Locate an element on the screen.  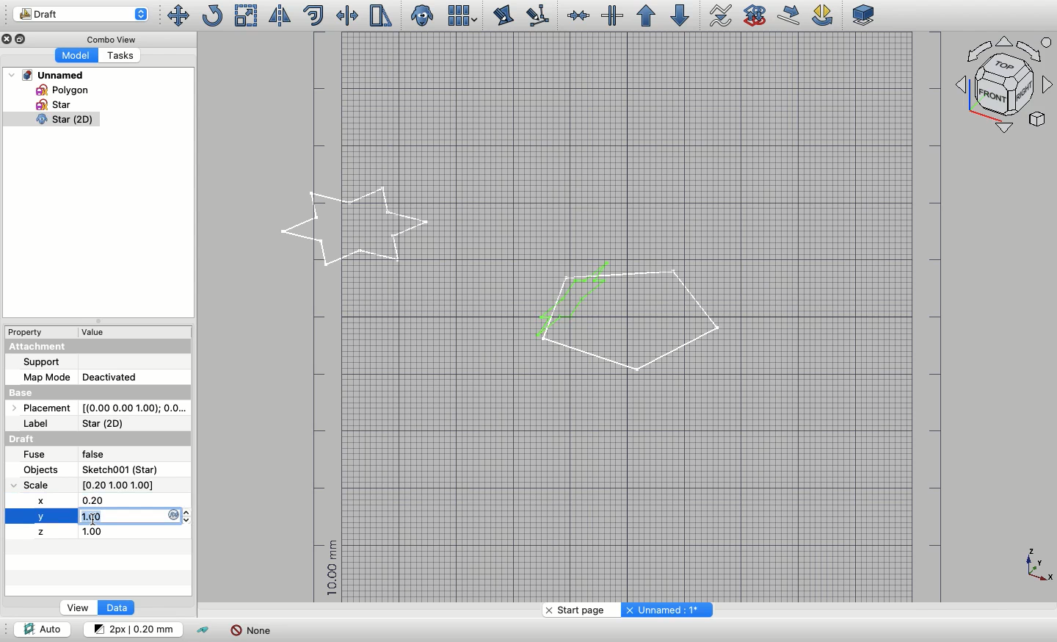
Downgrade is located at coordinates (678, 15).